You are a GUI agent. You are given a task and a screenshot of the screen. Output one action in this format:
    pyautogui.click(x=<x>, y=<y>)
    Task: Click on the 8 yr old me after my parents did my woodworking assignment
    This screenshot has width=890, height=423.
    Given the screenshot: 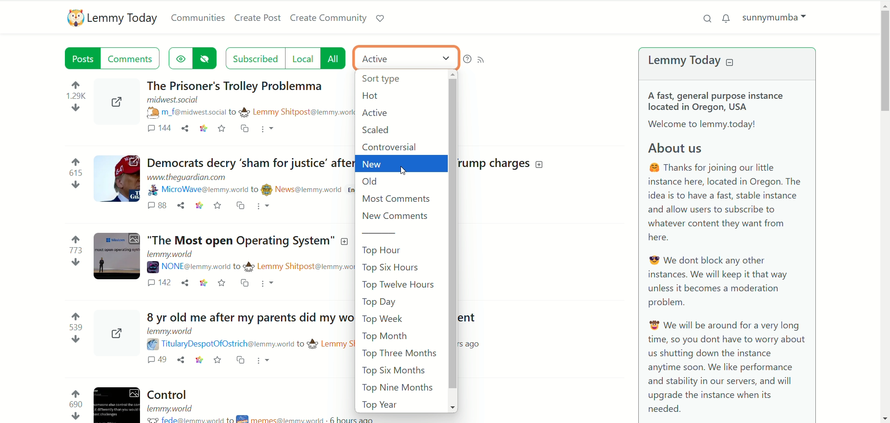 What is the action you would take?
    pyautogui.click(x=244, y=318)
    